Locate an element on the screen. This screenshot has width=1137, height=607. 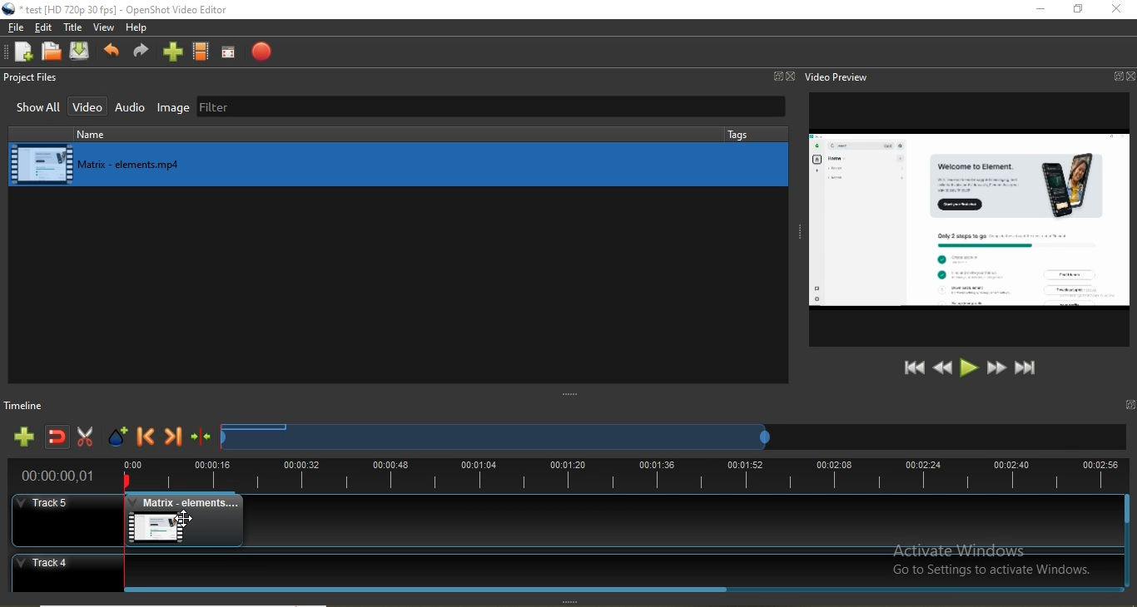
Choose profiles is located at coordinates (201, 52).